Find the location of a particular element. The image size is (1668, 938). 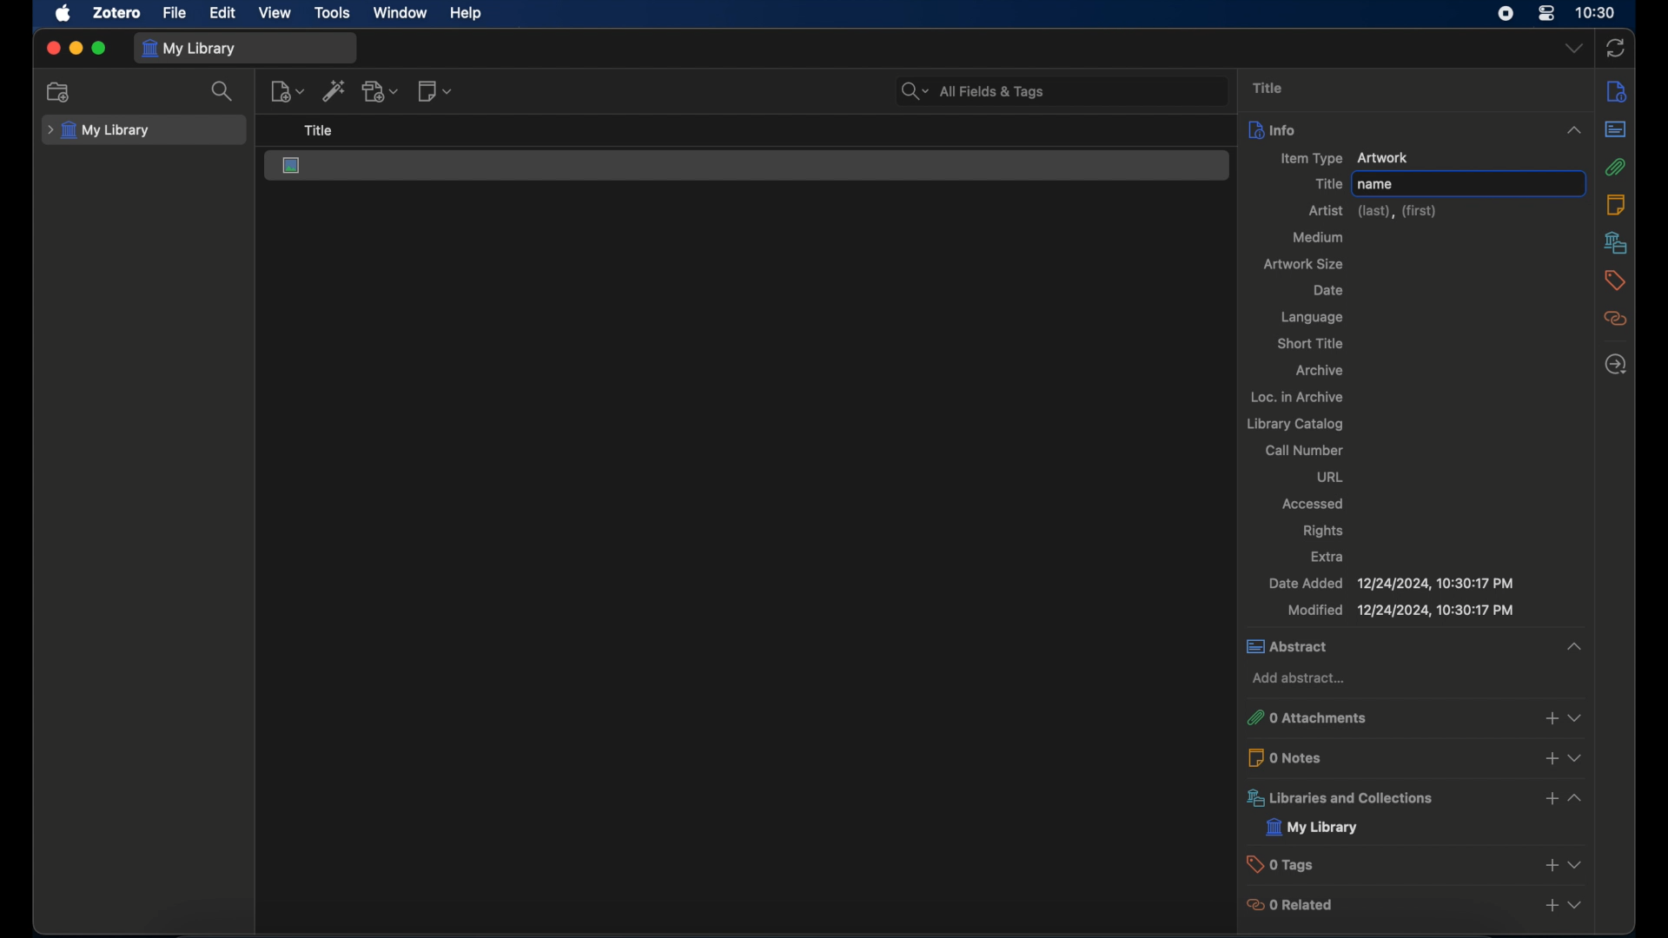

time is located at coordinates (1595, 13).